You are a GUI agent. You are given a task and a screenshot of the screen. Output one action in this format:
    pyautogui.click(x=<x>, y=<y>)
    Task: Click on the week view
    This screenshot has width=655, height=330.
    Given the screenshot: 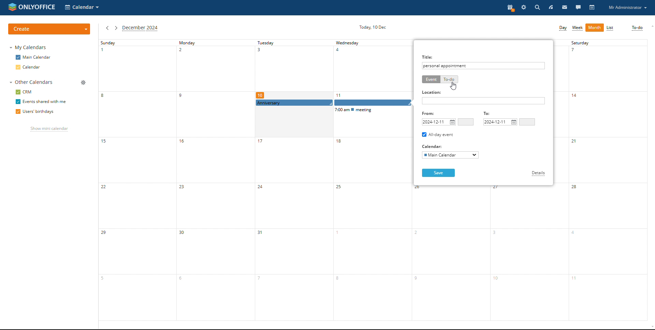 What is the action you would take?
    pyautogui.click(x=578, y=28)
    